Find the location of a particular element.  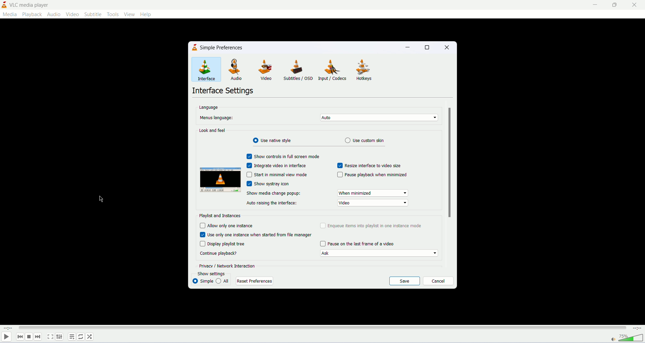

show systray icon is located at coordinates (269, 184).